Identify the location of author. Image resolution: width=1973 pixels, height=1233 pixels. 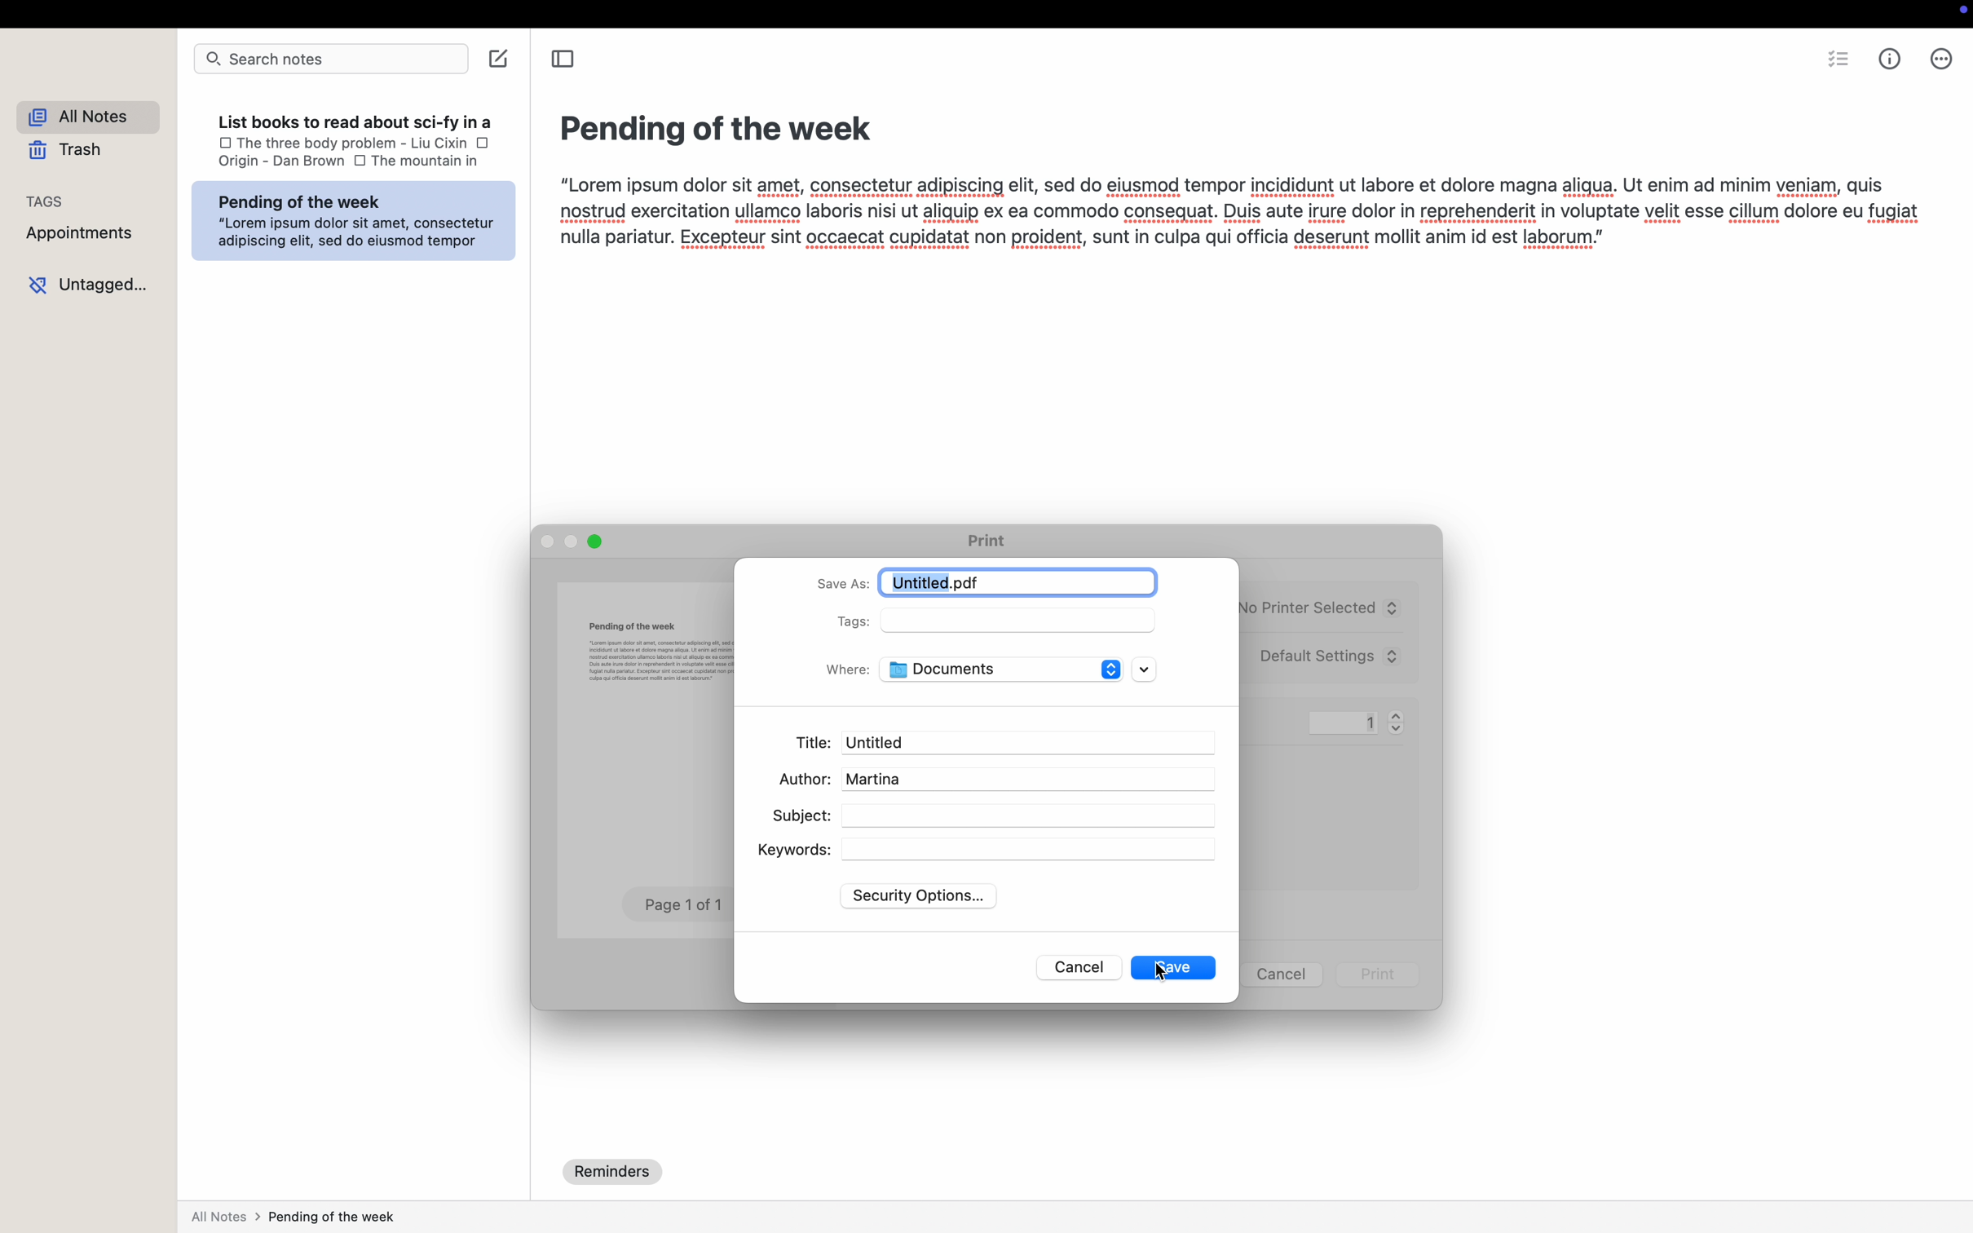
(809, 780).